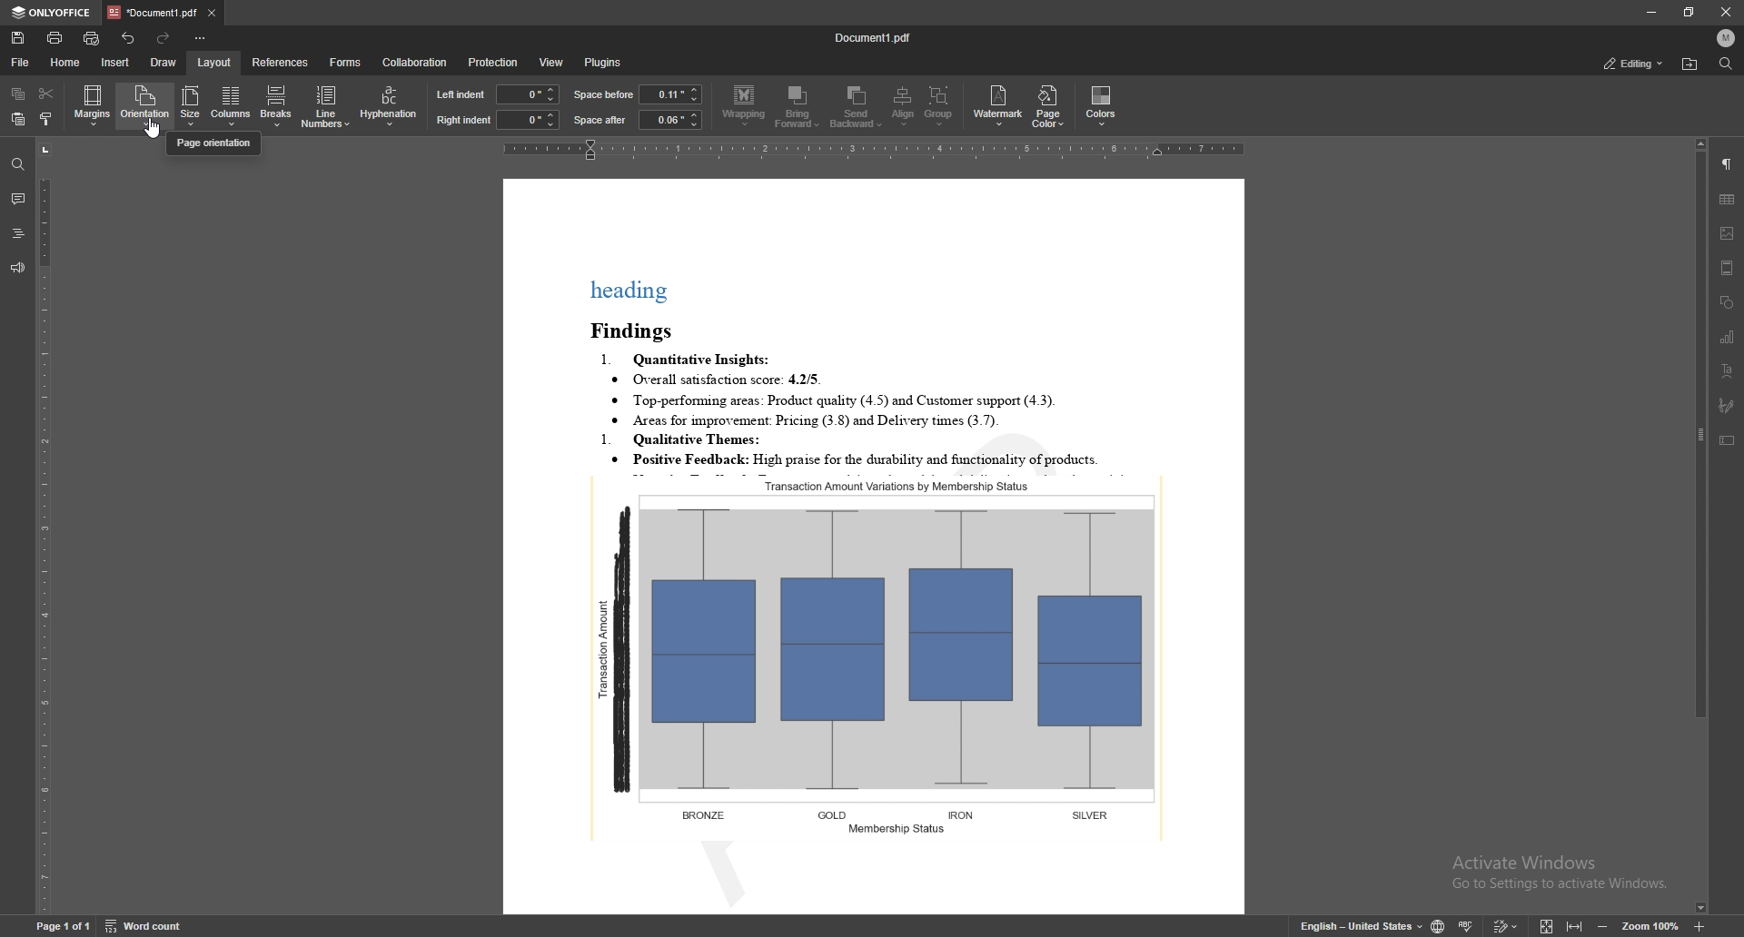  Describe the element at coordinates (1700, 527) in the screenshot. I see `scroll bar` at that location.